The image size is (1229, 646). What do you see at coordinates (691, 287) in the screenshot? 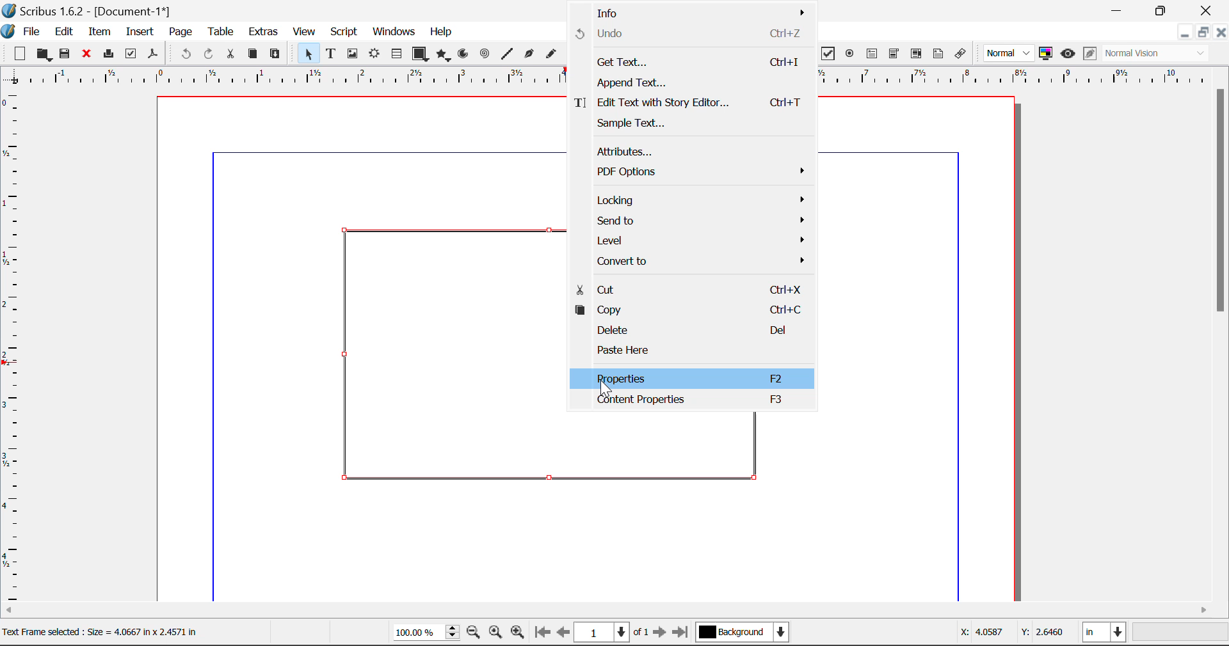
I see `Cut` at bounding box center [691, 287].